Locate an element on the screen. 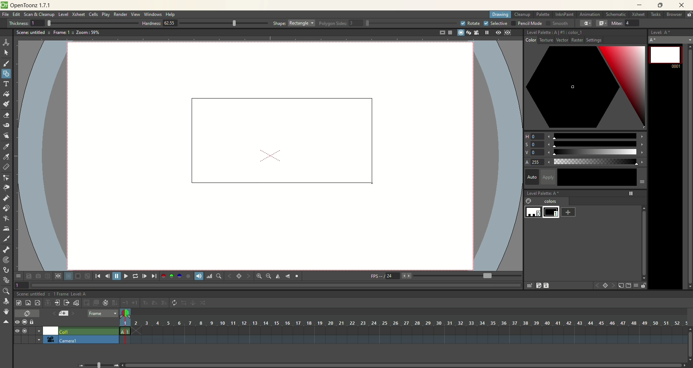 This screenshot has height=368, width=693. type tool is located at coordinates (7, 84).